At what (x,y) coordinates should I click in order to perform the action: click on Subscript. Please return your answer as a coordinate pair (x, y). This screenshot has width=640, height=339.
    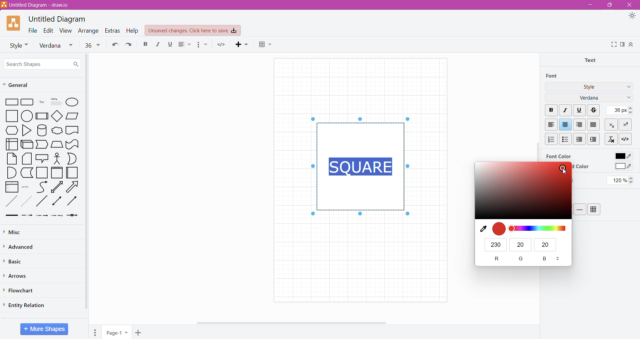
    Looking at the image, I should click on (612, 124).